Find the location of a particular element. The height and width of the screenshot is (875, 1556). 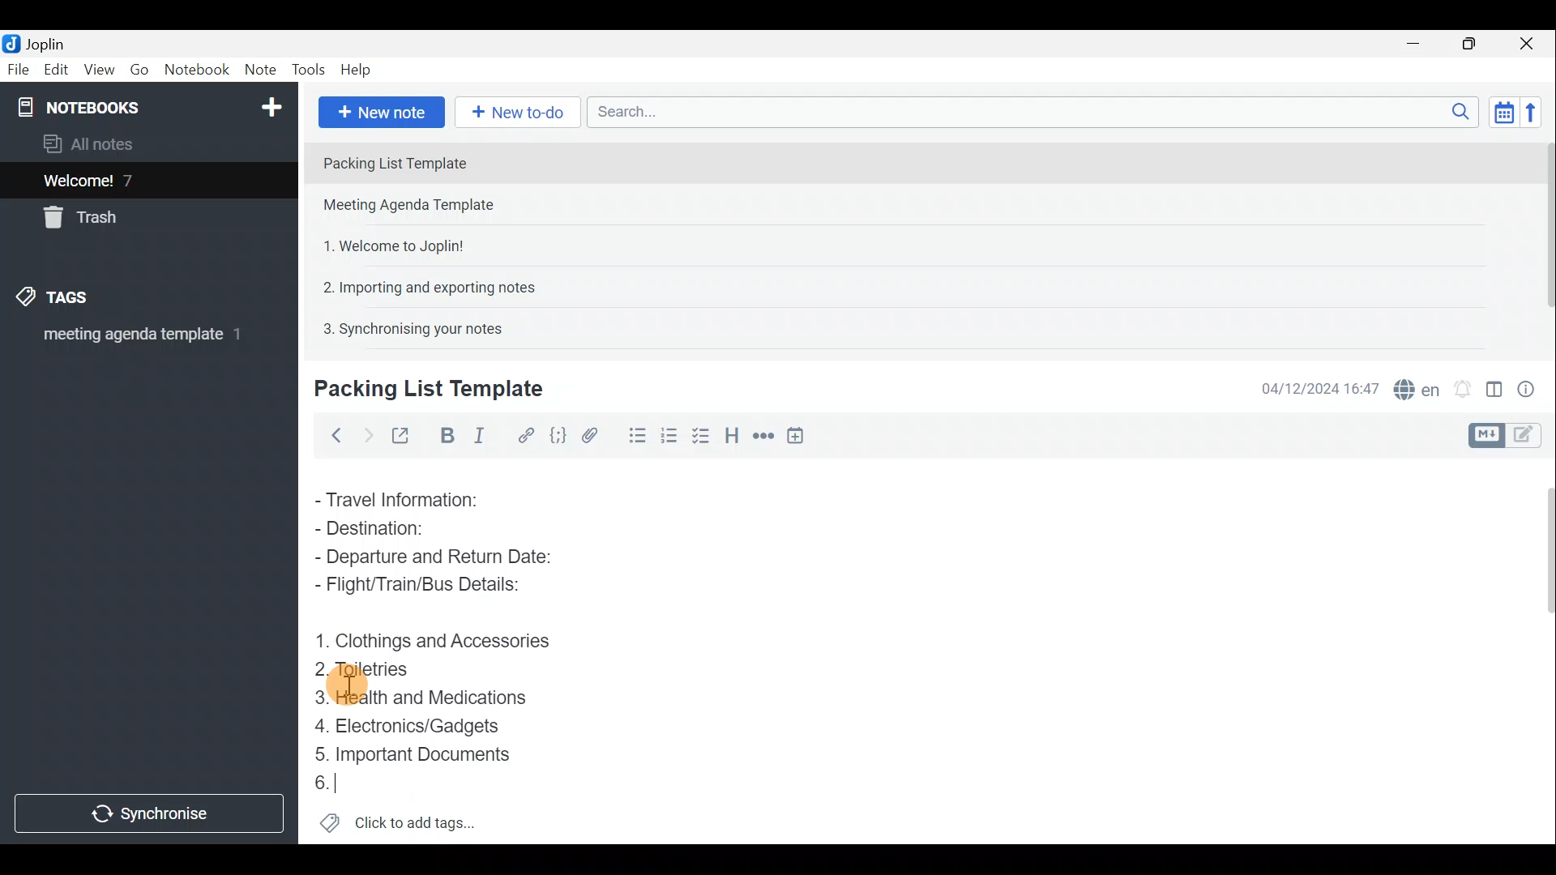

Tags is located at coordinates (79, 300).